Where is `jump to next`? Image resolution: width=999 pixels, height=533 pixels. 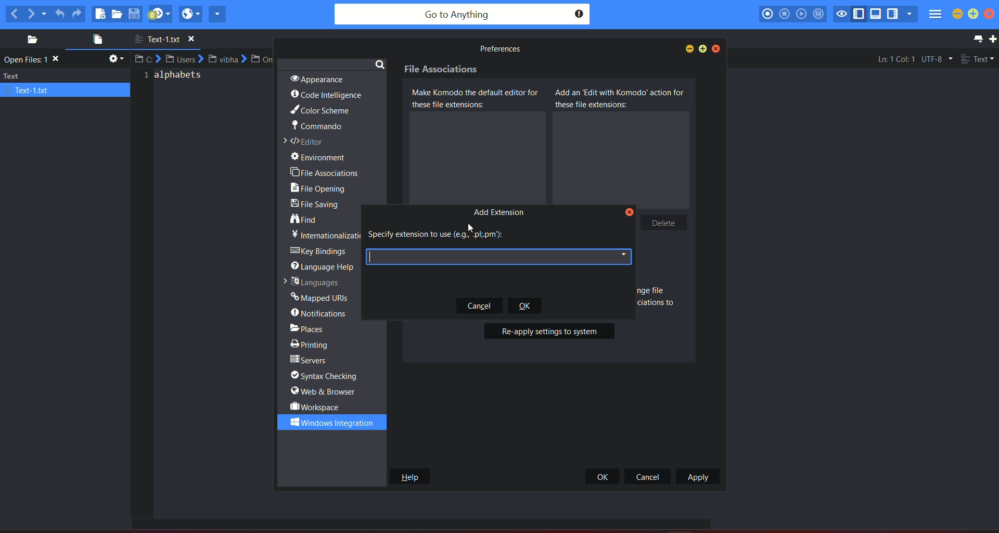 jump to next is located at coordinates (160, 14).